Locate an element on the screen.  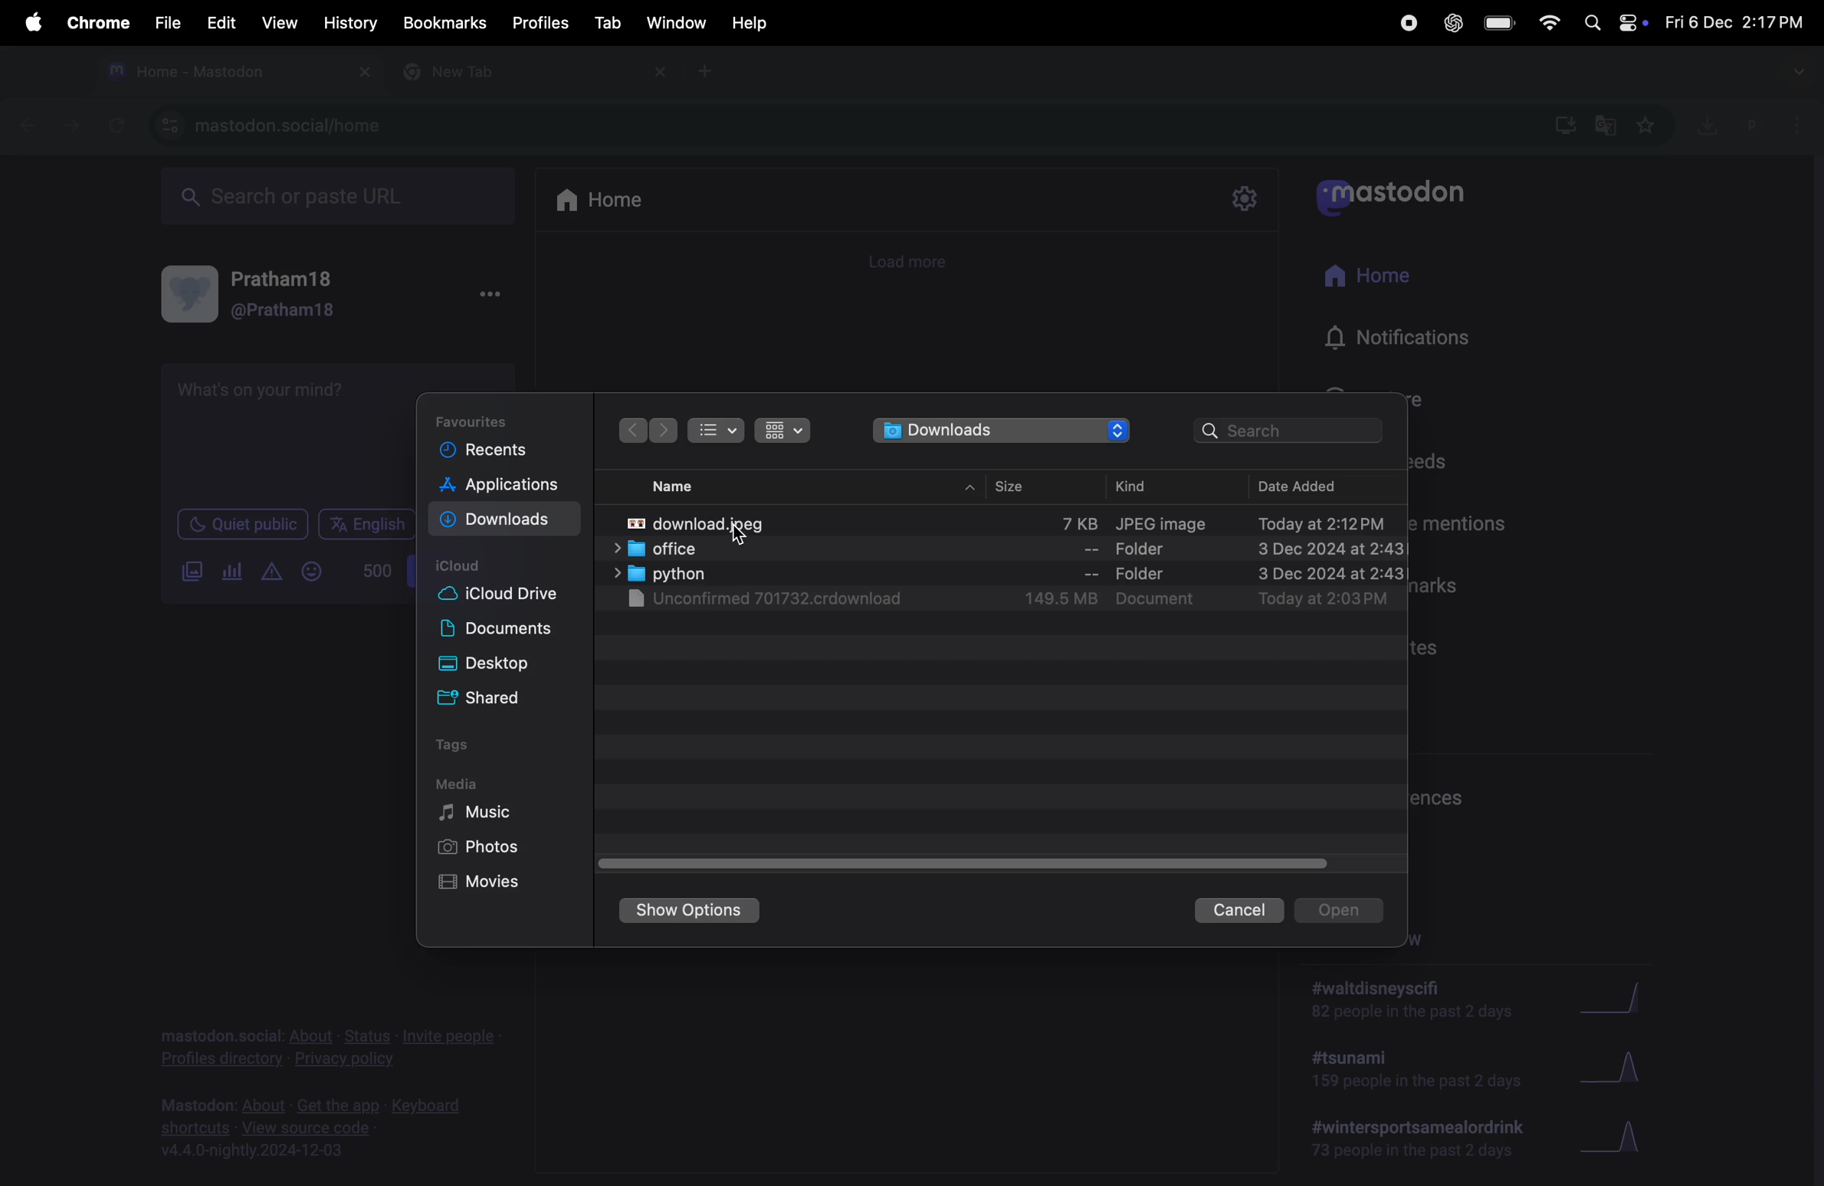
create alert is located at coordinates (270, 575).